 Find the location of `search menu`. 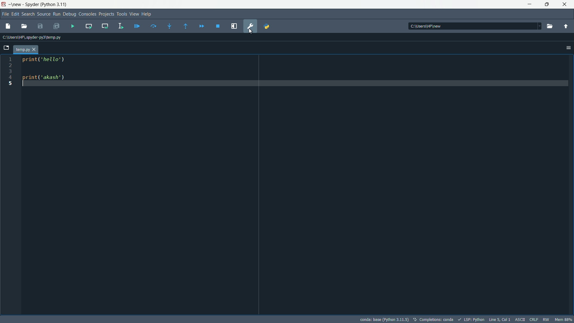

search menu is located at coordinates (28, 13).